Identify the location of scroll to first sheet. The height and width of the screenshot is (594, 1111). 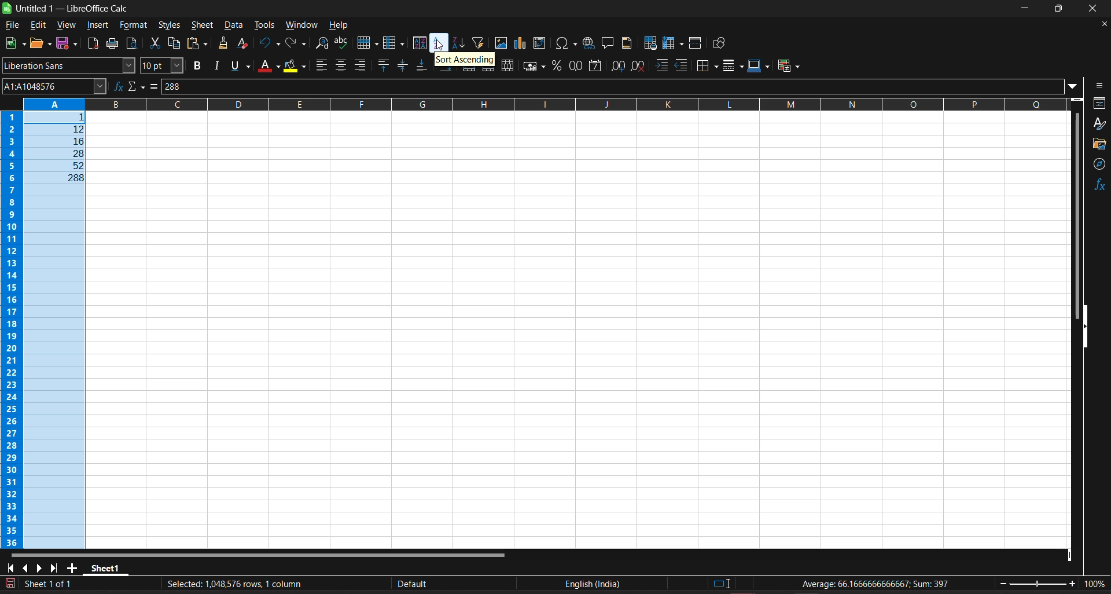
(9, 567).